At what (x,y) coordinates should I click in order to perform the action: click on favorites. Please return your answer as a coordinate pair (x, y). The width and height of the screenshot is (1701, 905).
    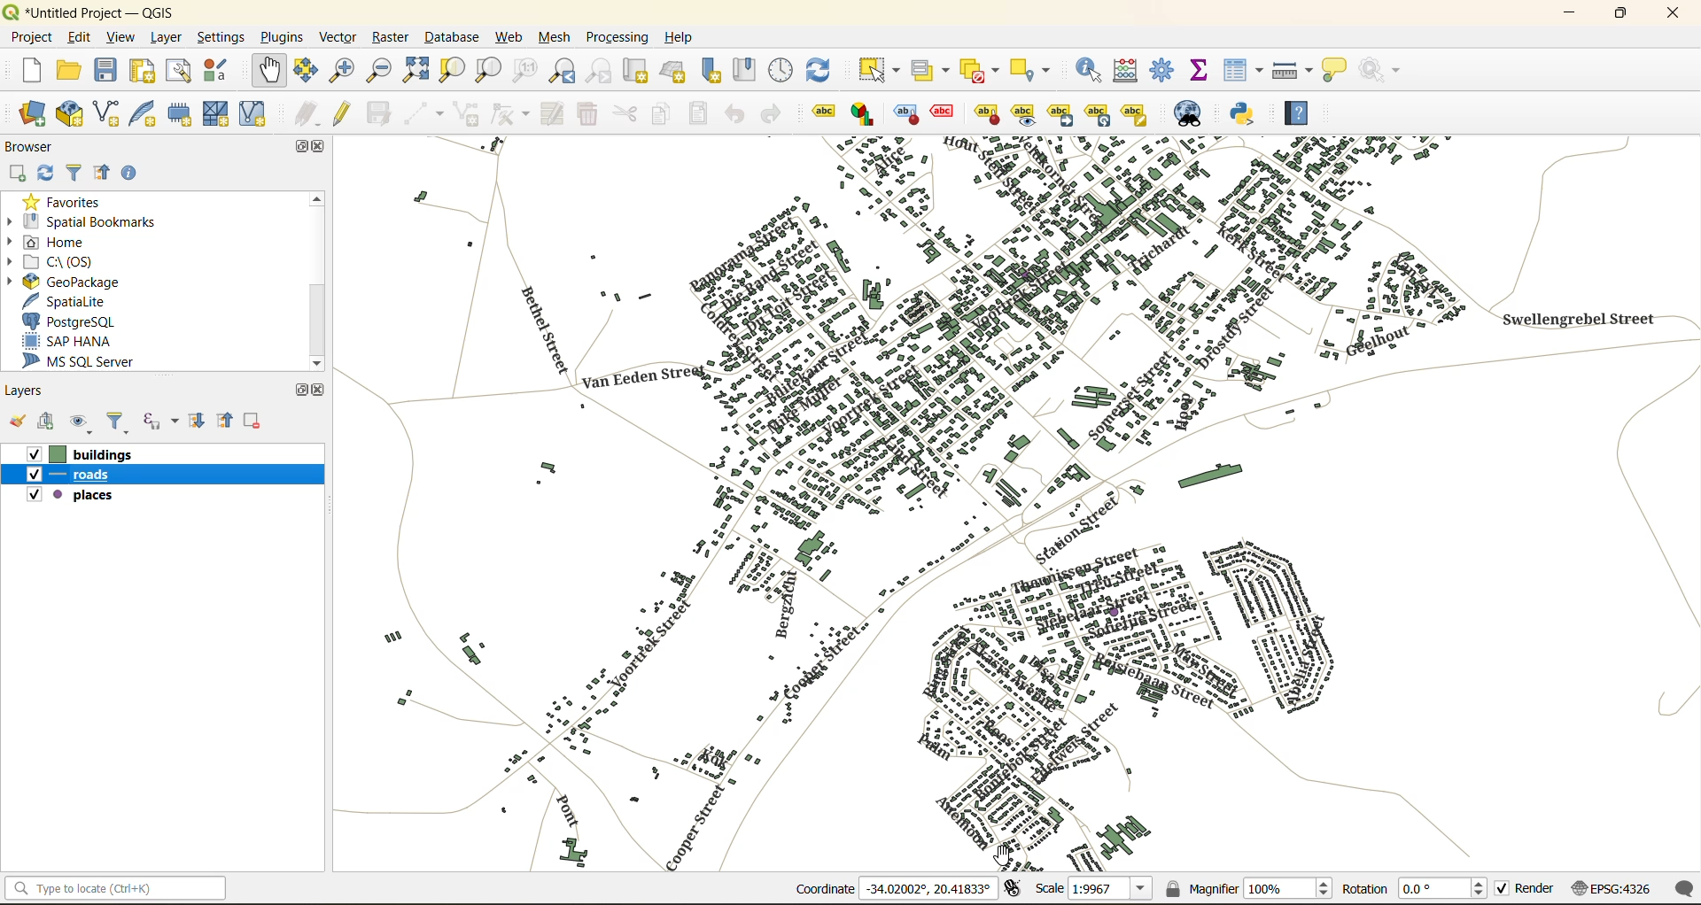
    Looking at the image, I should click on (66, 204).